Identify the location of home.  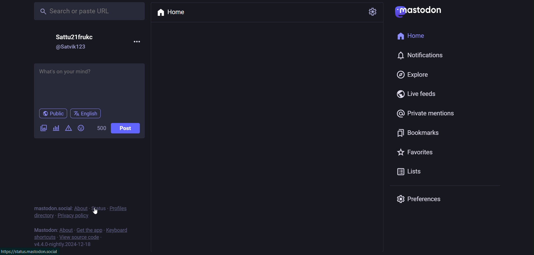
(171, 13).